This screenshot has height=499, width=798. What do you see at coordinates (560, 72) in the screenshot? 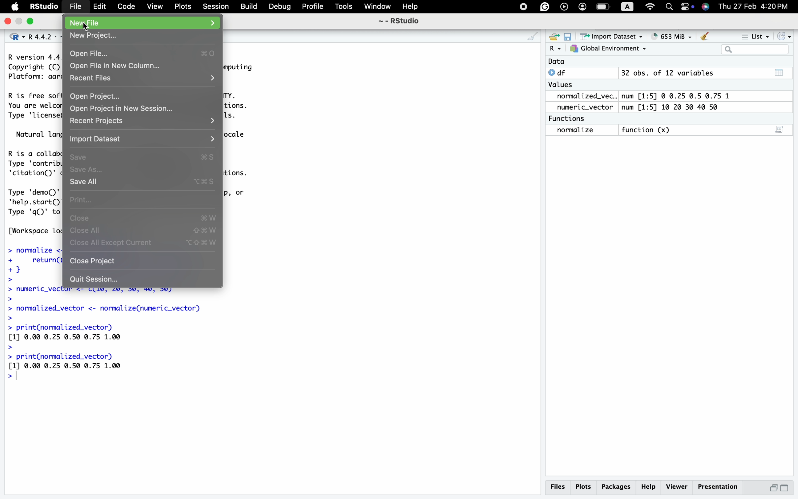
I see `df` at bounding box center [560, 72].